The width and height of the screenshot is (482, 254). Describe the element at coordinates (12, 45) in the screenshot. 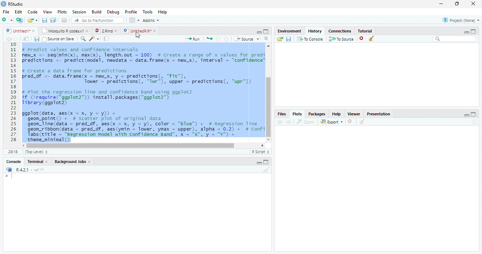

I see `1` at that location.